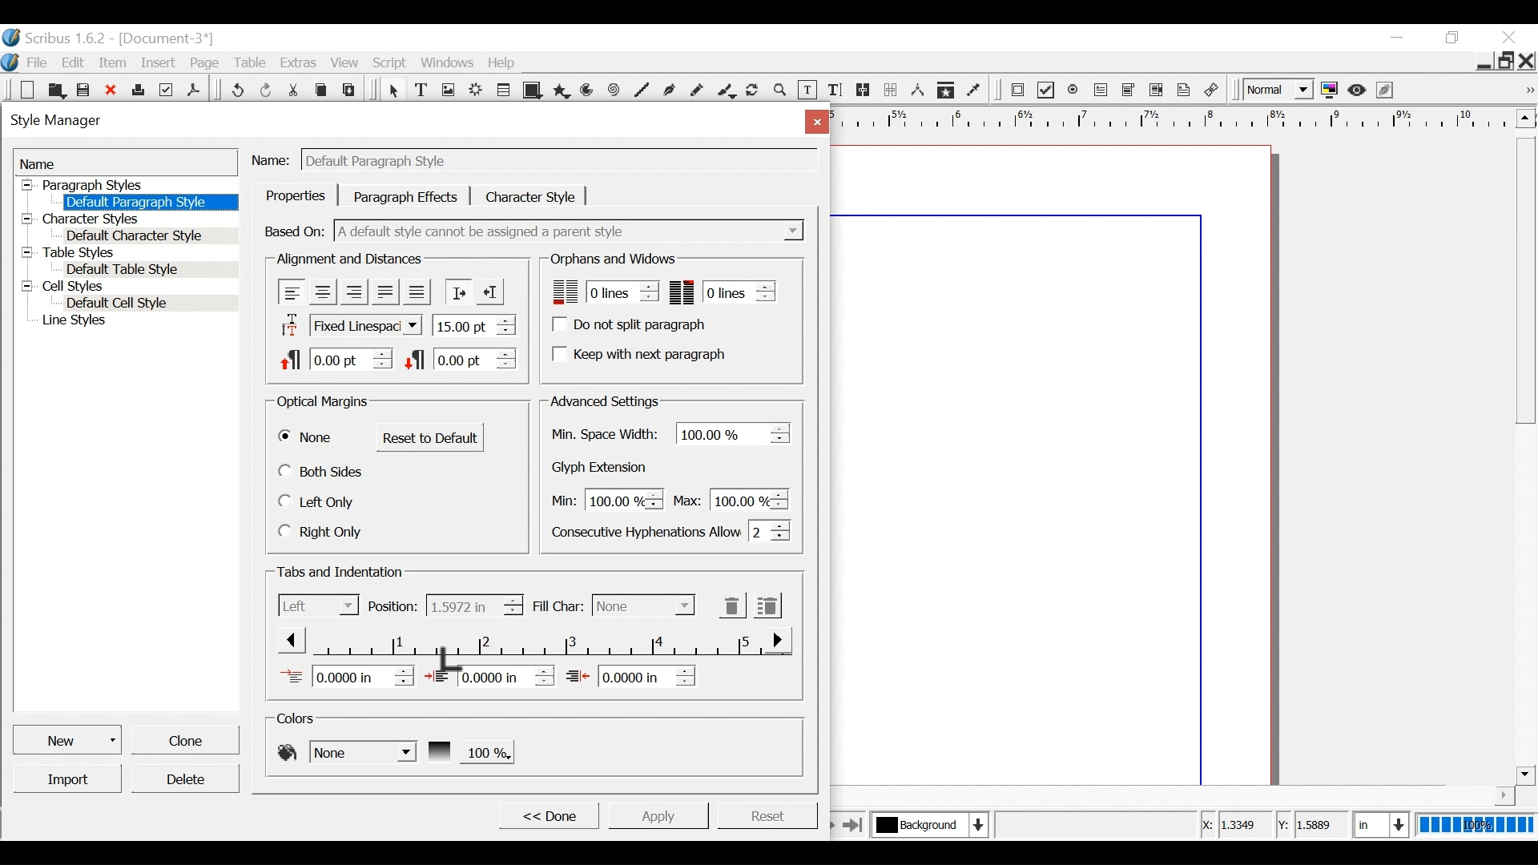 This screenshot has height=865, width=1538. I want to click on line spacing, so click(475, 324).